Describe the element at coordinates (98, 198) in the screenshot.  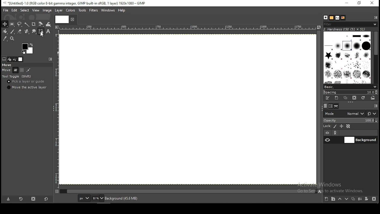
I see `zoom status` at that location.